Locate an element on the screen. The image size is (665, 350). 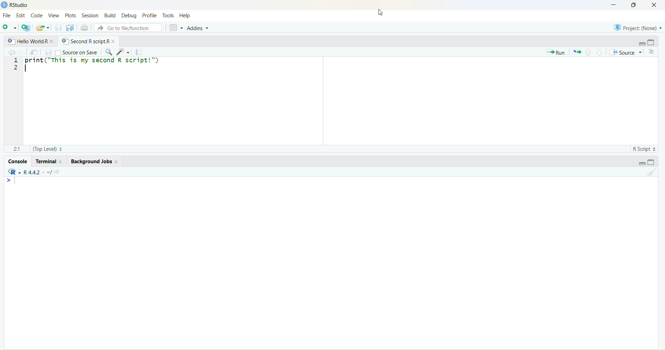
Code is located at coordinates (37, 16).